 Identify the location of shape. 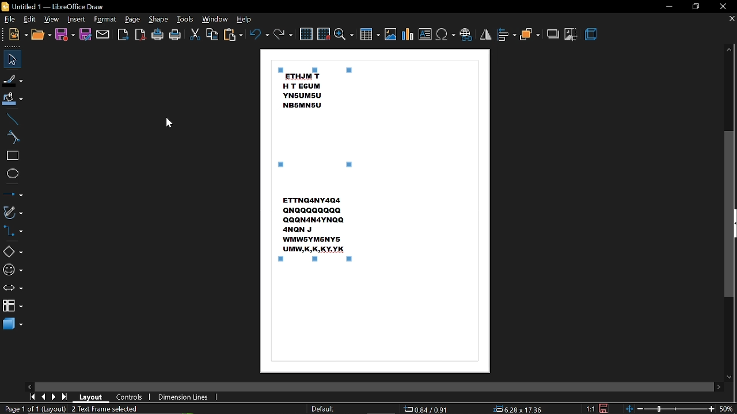
(158, 20).